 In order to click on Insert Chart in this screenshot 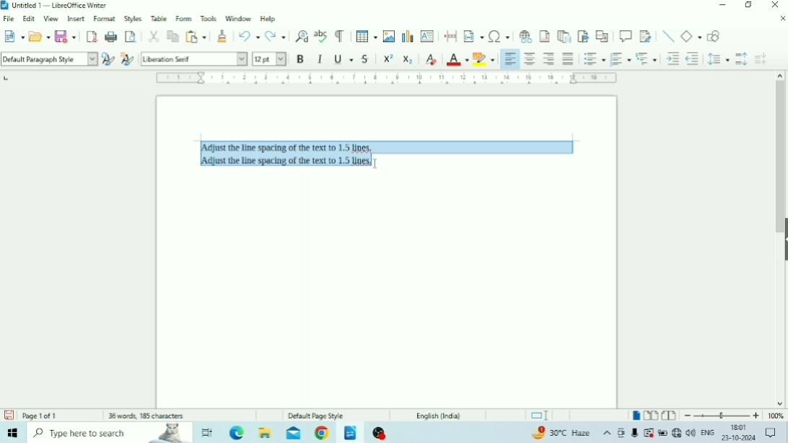, I will do `click(408, 35)`.